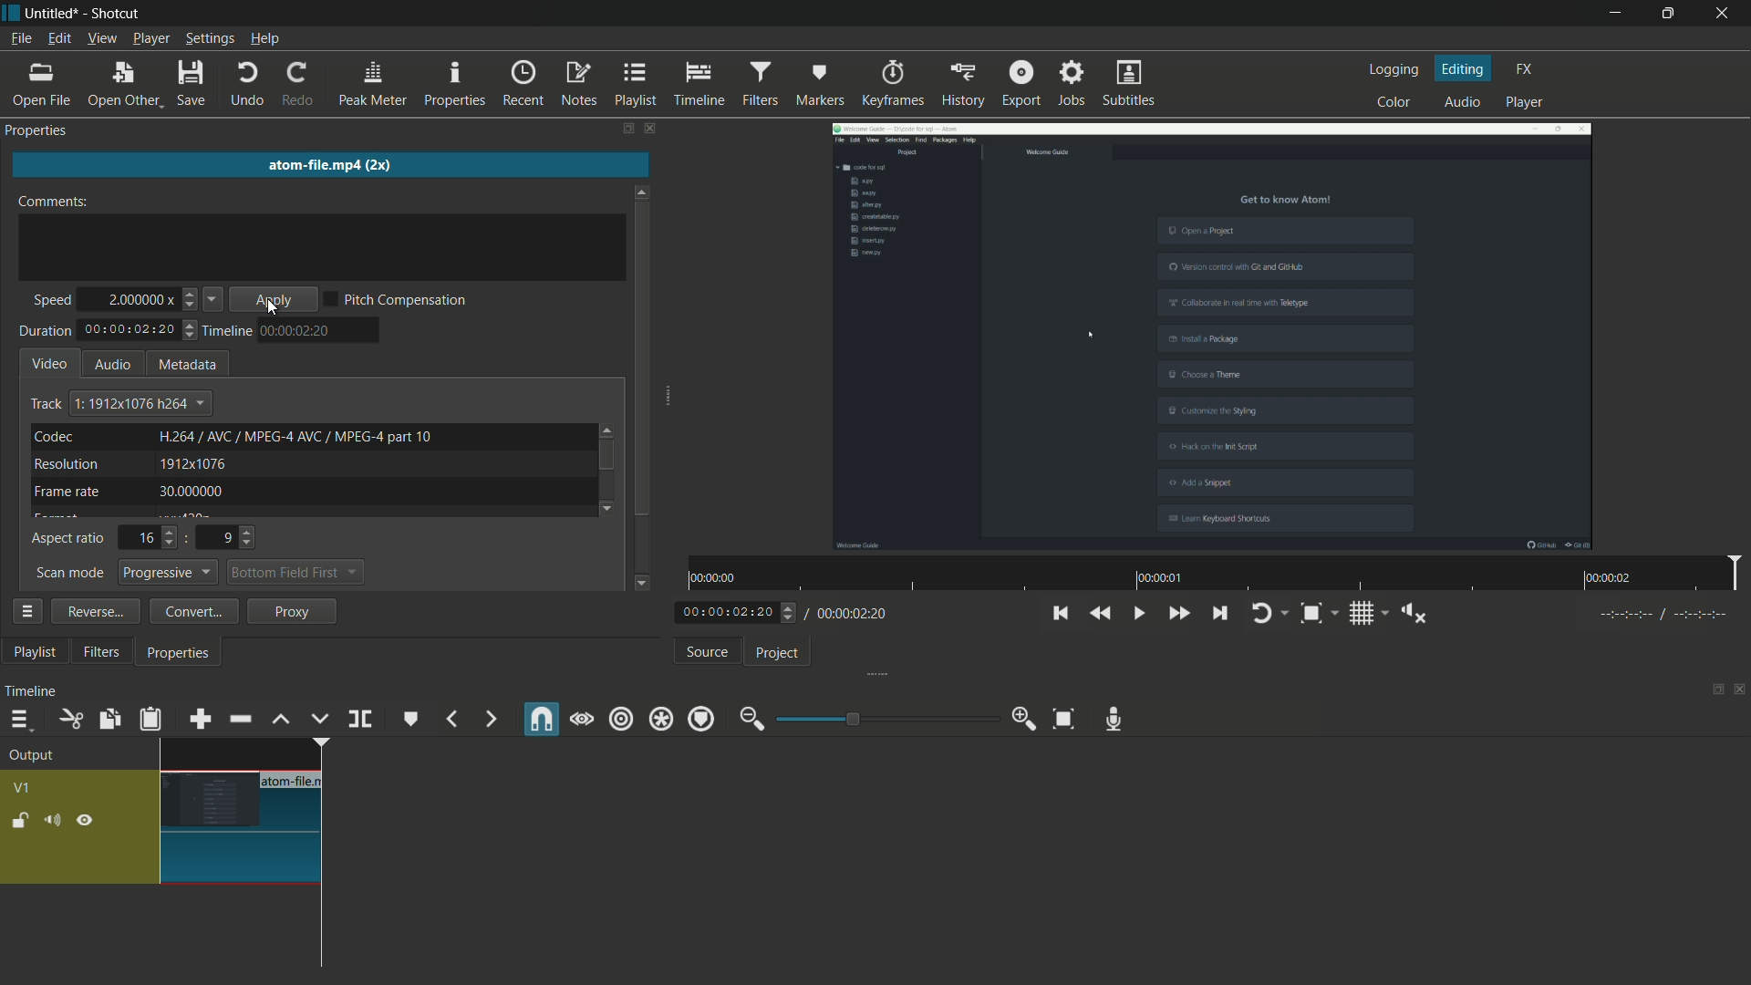 Image resolution: width=1751 pixels, height=985 pixels. I want to click on Properties, so click(45, 130).